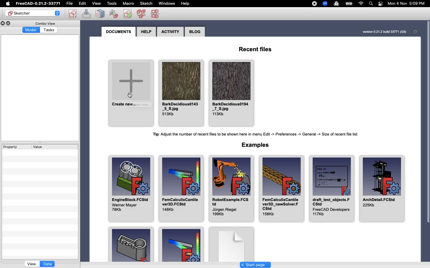 The image size is (430, 268). What do you see at coordinates (83, 3) in the screenshot?
I see `Edit` at bounding box center [83, 3].